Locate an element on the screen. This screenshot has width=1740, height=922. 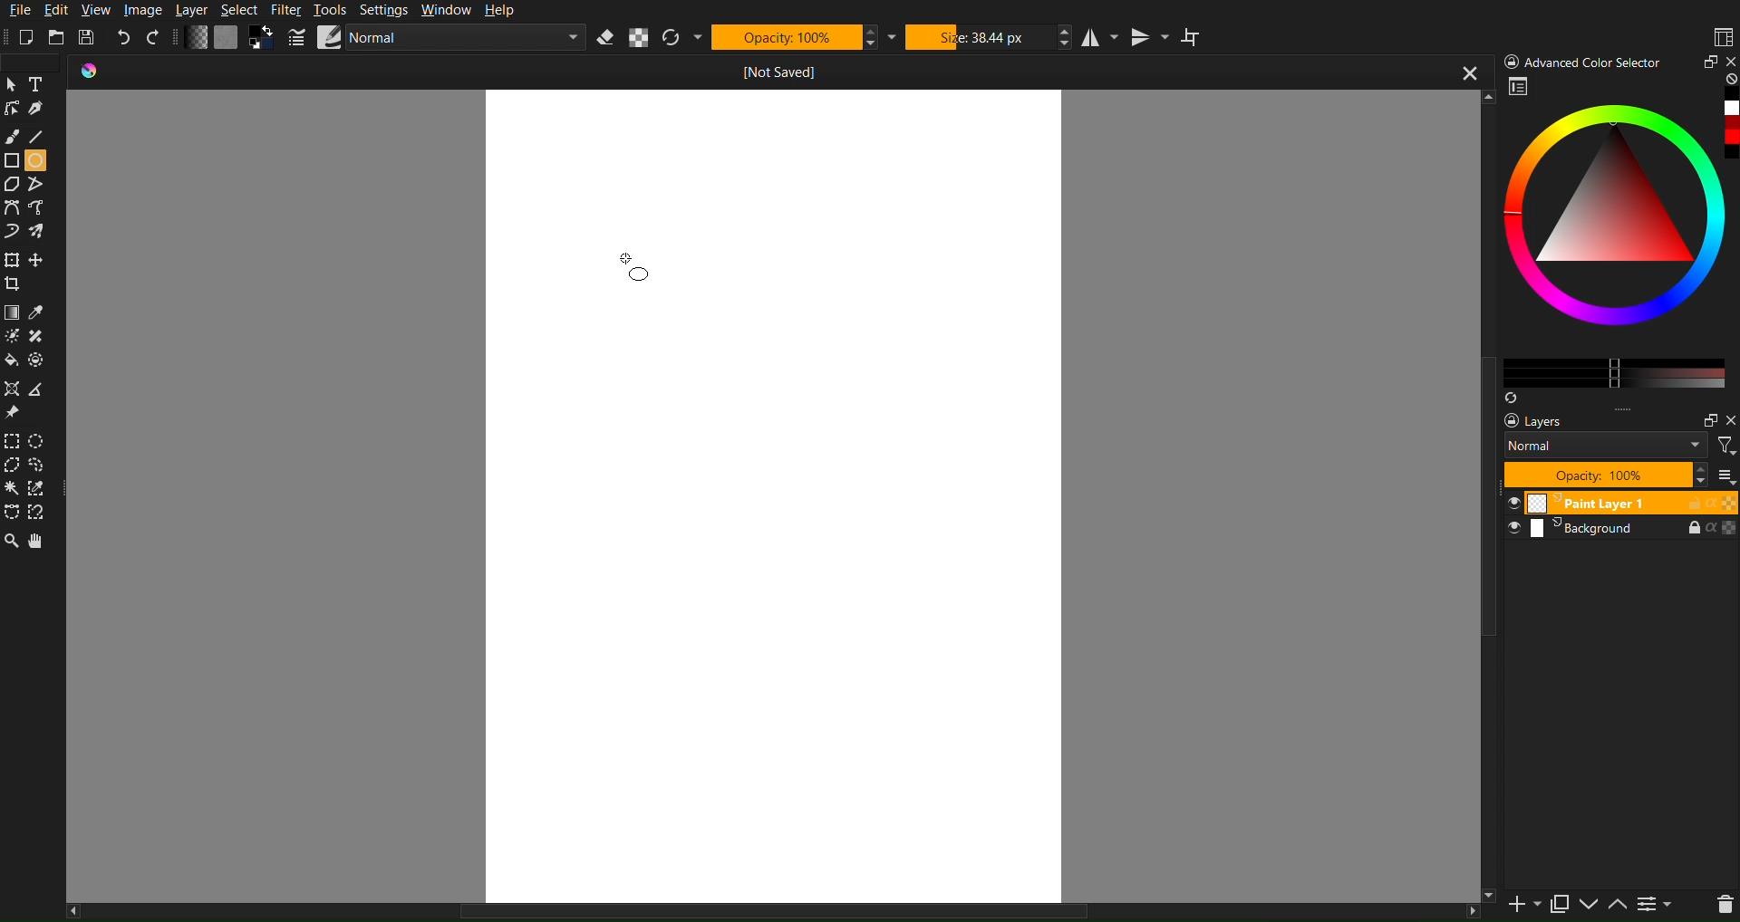
Curve is located at coordinates (11, 231).